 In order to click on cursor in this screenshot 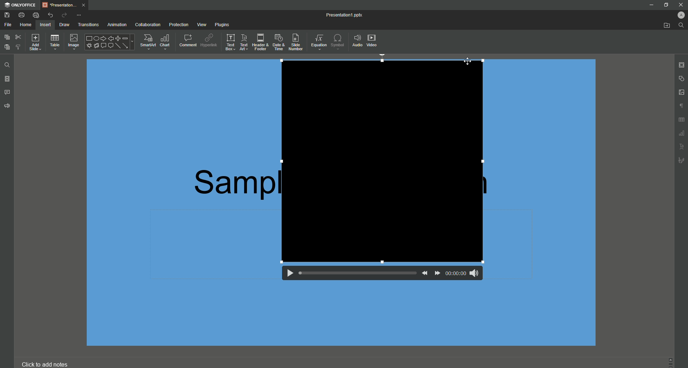, I will do `click(469, 61)`.